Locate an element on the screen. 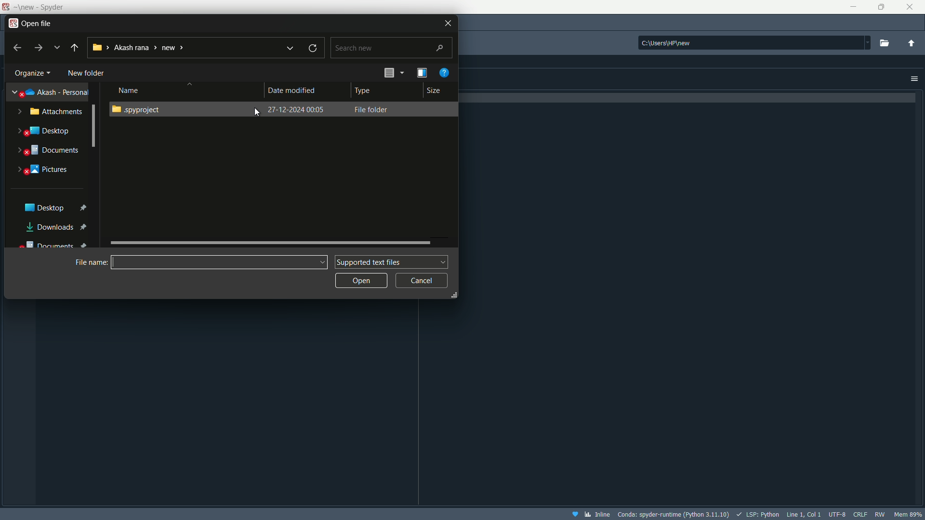 The image size is (925, 520). maximize is located at coordinates (883, 8).